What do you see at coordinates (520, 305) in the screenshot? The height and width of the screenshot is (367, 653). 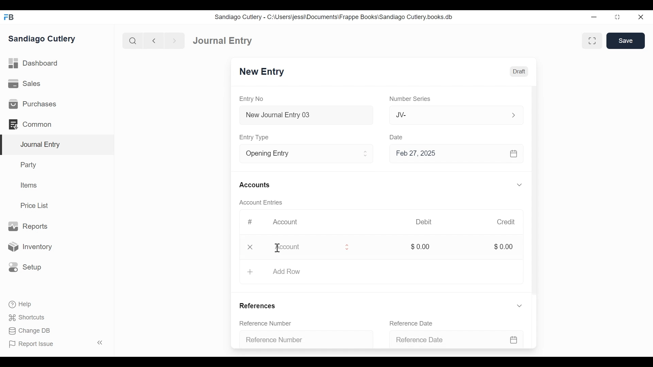 I see `Expand` at bounding box center [520, 305].